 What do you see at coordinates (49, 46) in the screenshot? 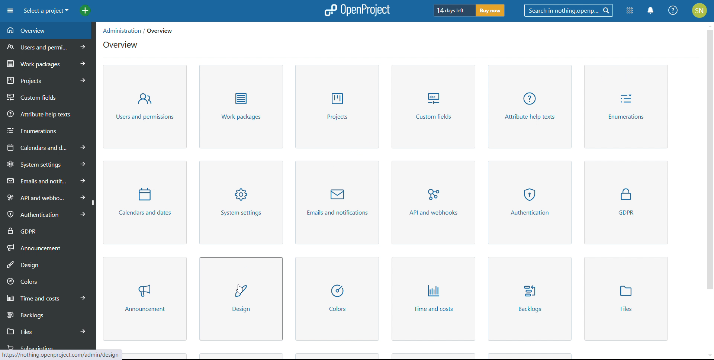
I see `users and permissions` at bounding box center [49, 46].